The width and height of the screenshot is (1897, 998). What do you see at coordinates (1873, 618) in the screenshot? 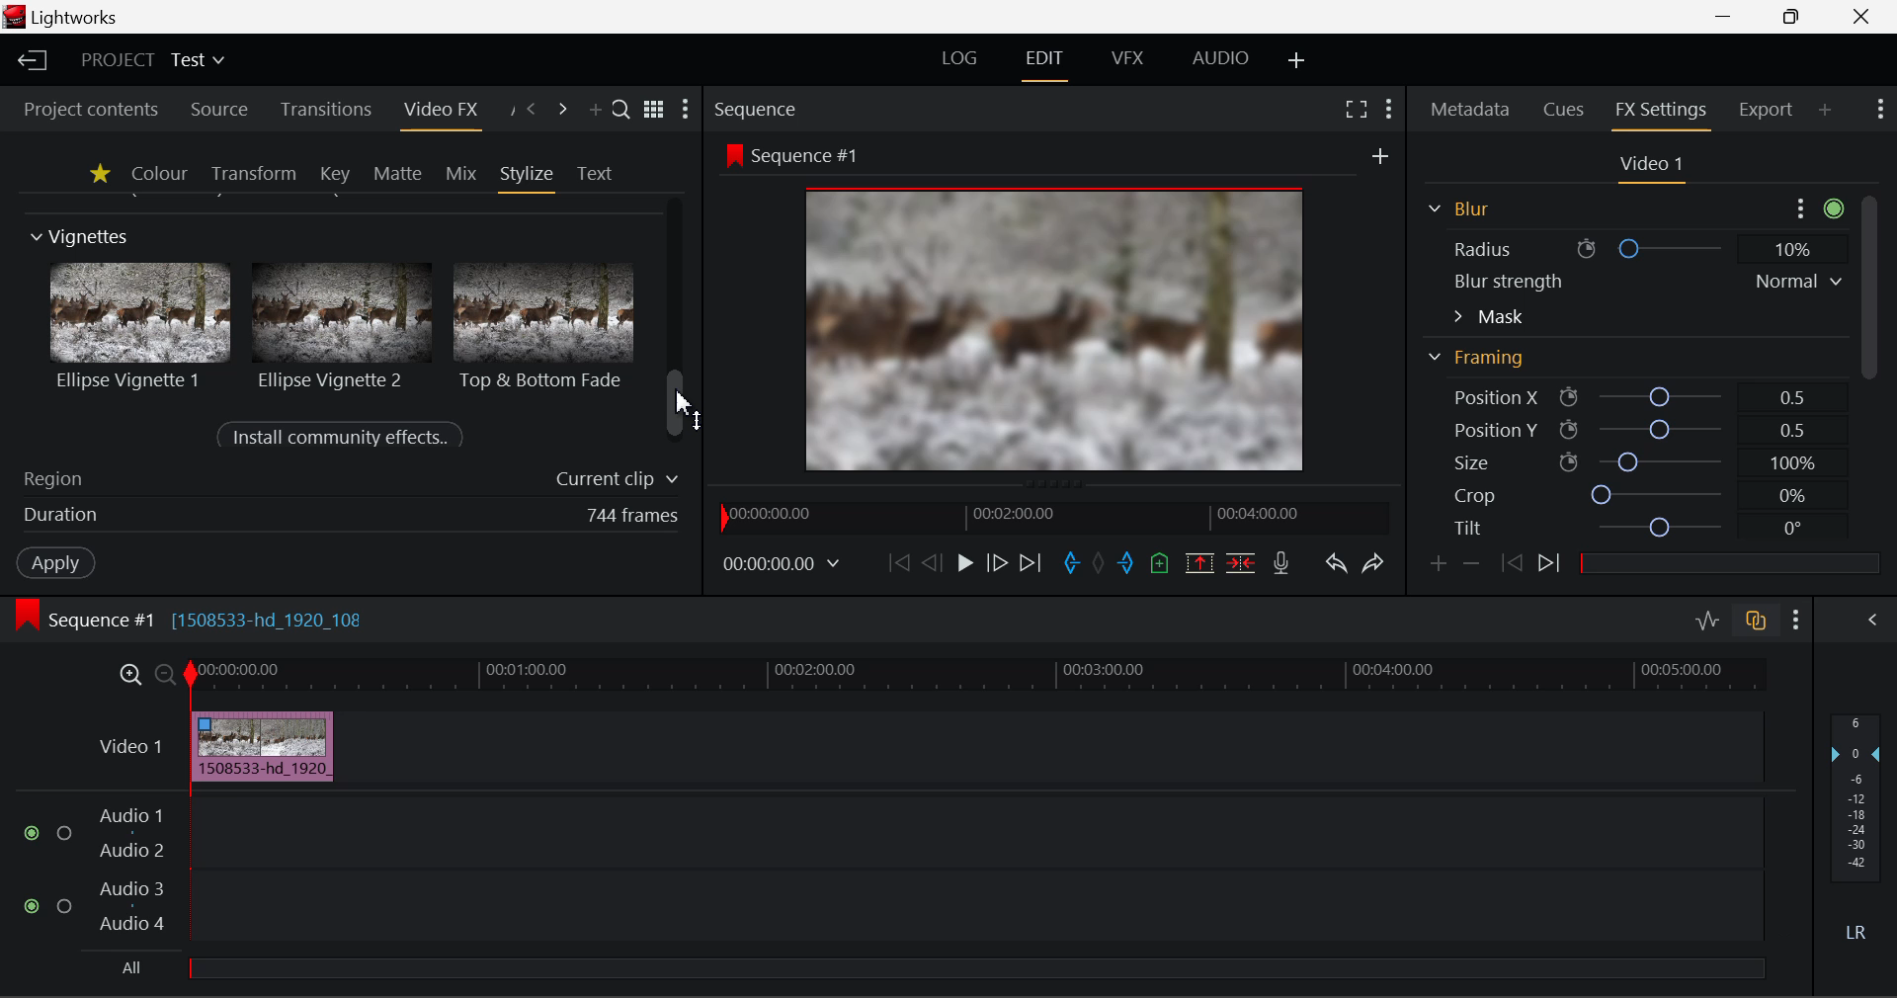
I see `View Audio Mix` at bounding box center [1873, 618].